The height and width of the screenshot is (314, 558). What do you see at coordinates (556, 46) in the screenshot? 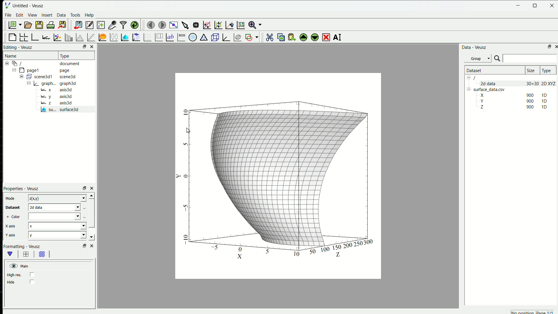
I see `close` at bounding box center [556, 46].